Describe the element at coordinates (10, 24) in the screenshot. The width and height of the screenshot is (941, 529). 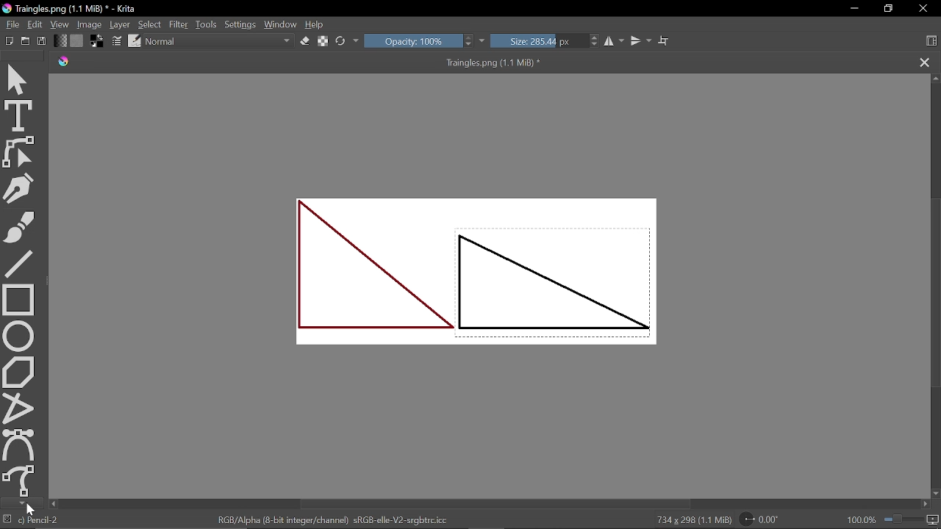
I see `File` at that location.